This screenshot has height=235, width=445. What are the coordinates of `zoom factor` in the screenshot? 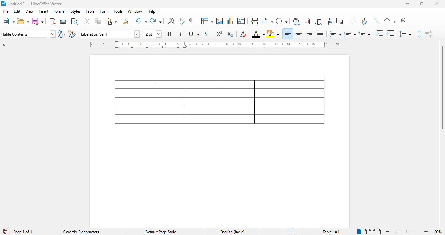 It's located at (437, 232).